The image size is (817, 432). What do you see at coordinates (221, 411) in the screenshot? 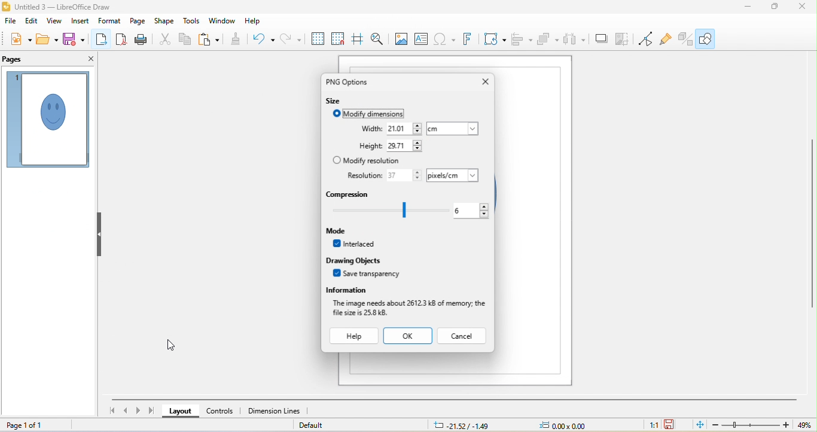
I see `controls` at bounding box center [221, 411].